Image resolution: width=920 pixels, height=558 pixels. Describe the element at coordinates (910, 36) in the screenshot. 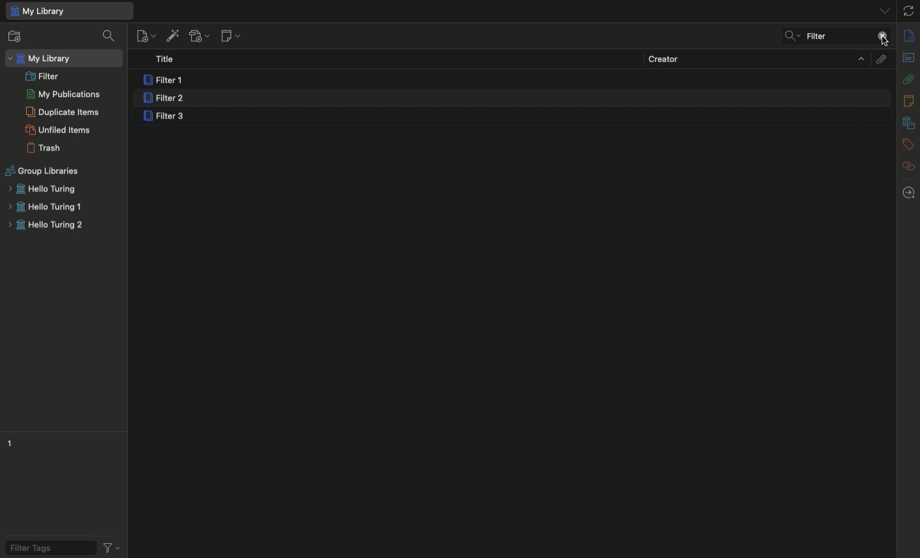

I see `Info` at that location.